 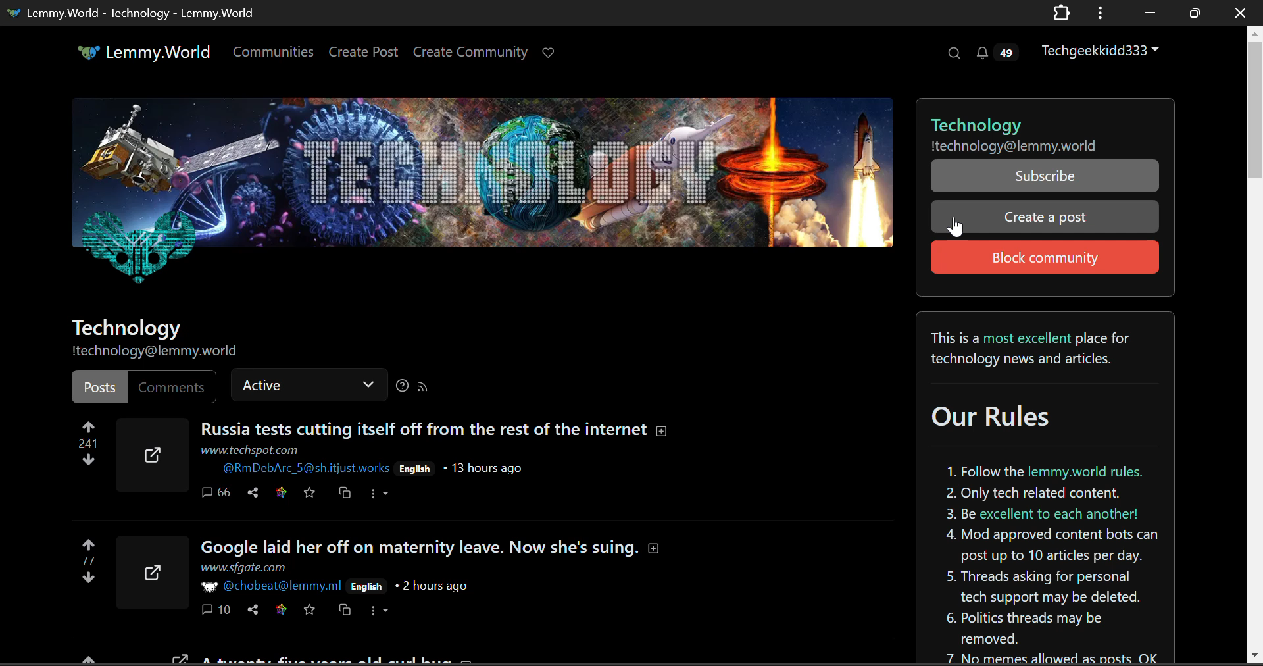 I want to click on Share, so click(x=251, y=494).